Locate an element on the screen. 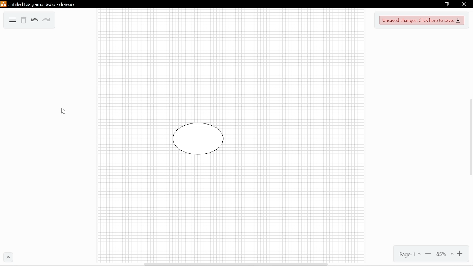  Restore down is located at coordinates (446, 4).